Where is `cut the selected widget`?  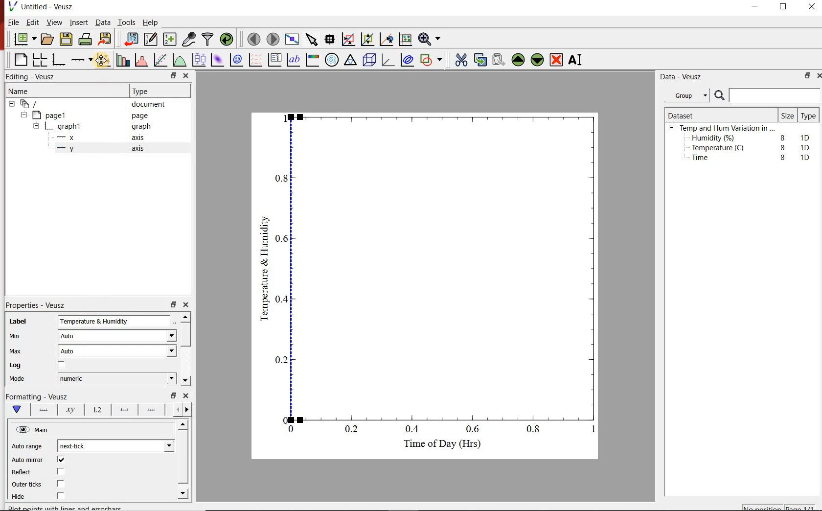
cut the selected widget is located at coordinates (460, 59).